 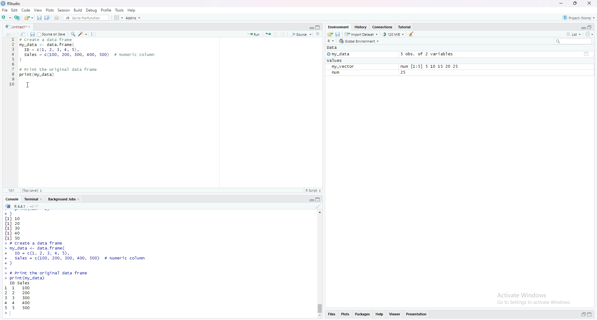 I want to click on Plots, so click(x=48, y=10).